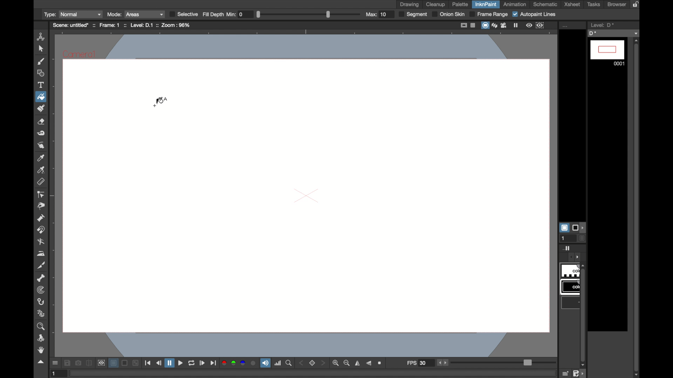  I want to click on Selective, so click(184, 14).